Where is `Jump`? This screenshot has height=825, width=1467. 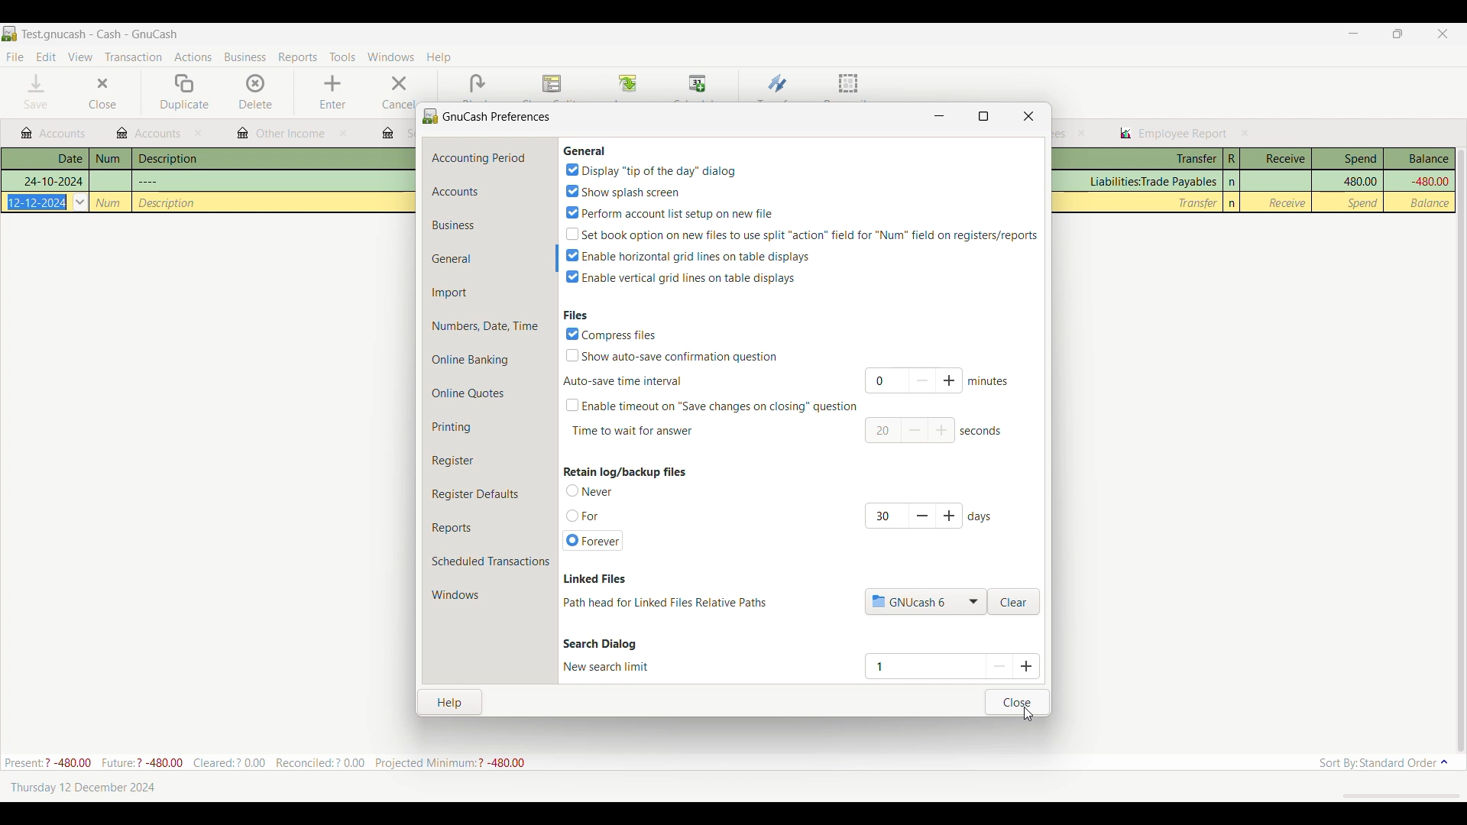 Jump is located at coordinates (627, 85).